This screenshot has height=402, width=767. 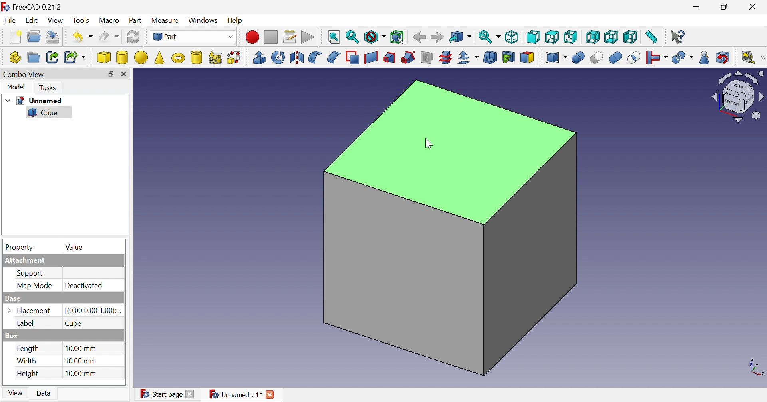 I want to click on Placement, so click(x=28, y=310).